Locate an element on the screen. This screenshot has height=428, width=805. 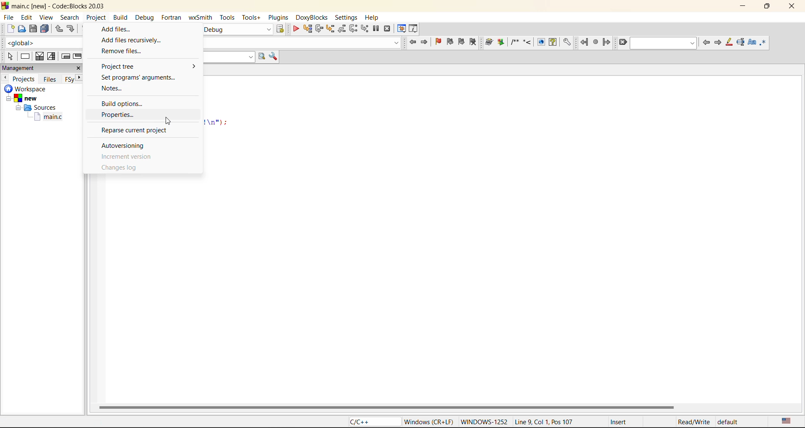
select is located at coordinates (10, 57).